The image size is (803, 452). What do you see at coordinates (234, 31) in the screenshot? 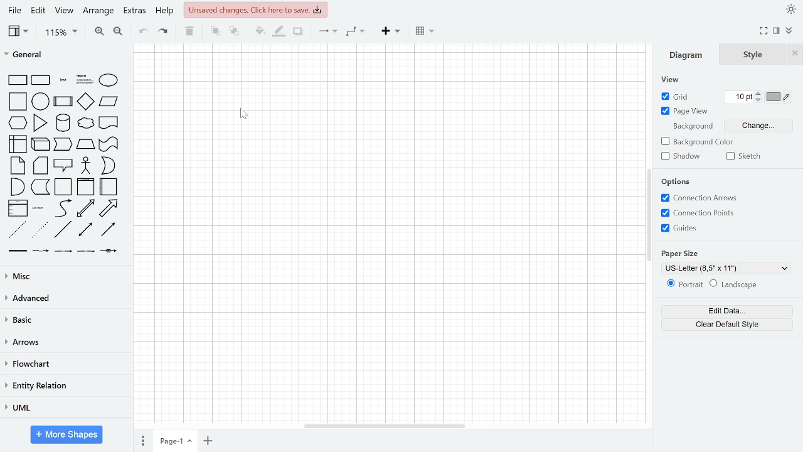
I see `to back` at bounding box center [234, 31].